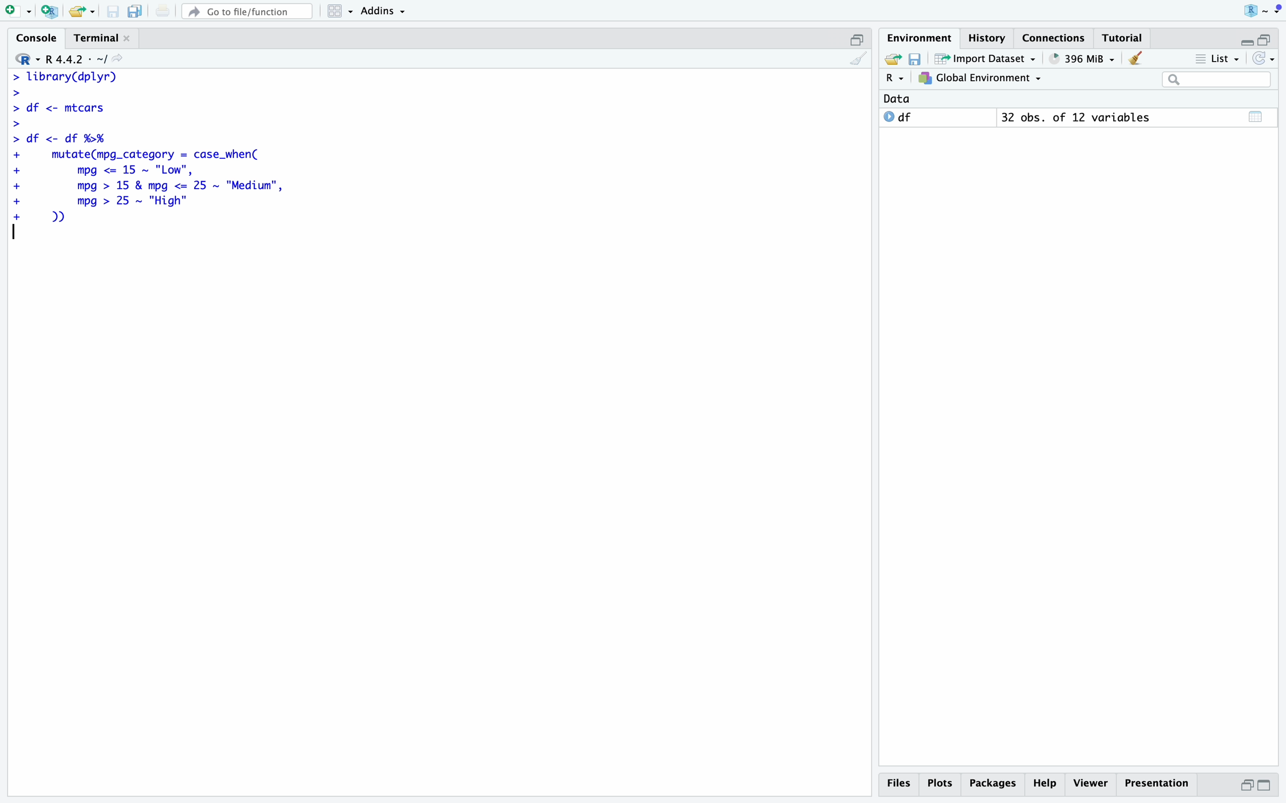 The height and width of the screenshot is (803, 1286). I want to click on sync, so click(1265, 57).